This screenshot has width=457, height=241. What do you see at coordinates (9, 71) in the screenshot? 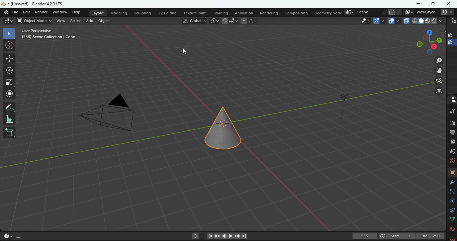
I see `Rotate` at bounding box center [9, 71].